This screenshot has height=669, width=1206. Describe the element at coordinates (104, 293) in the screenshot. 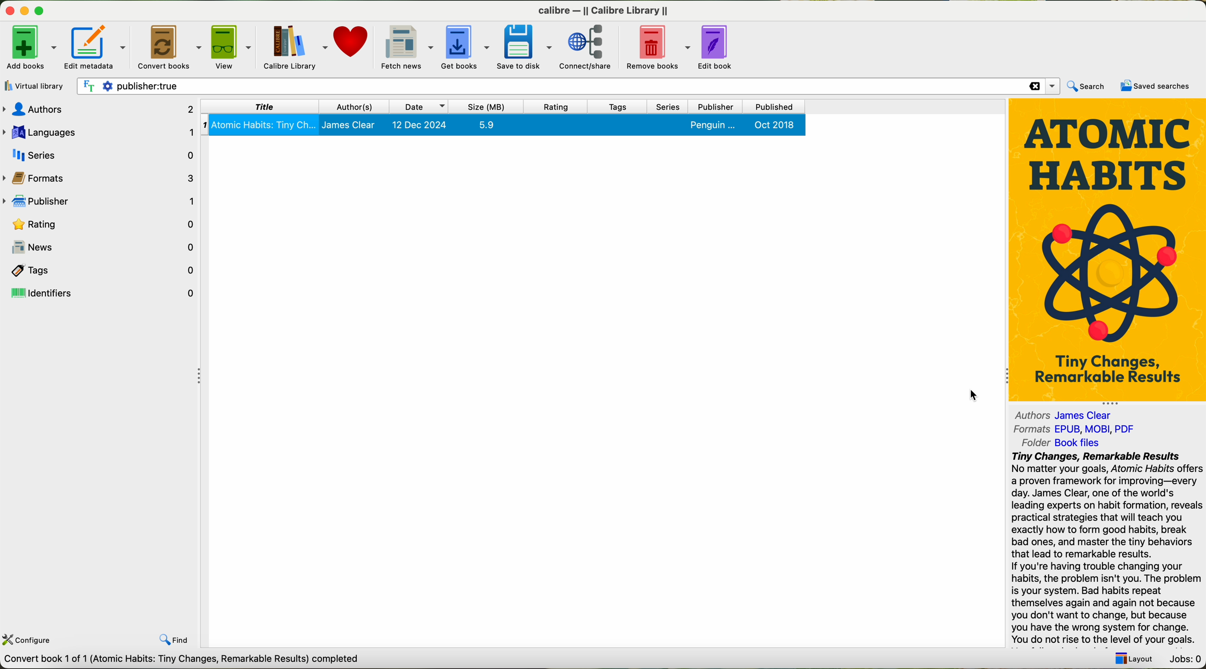

I see `identifiers` at that location.